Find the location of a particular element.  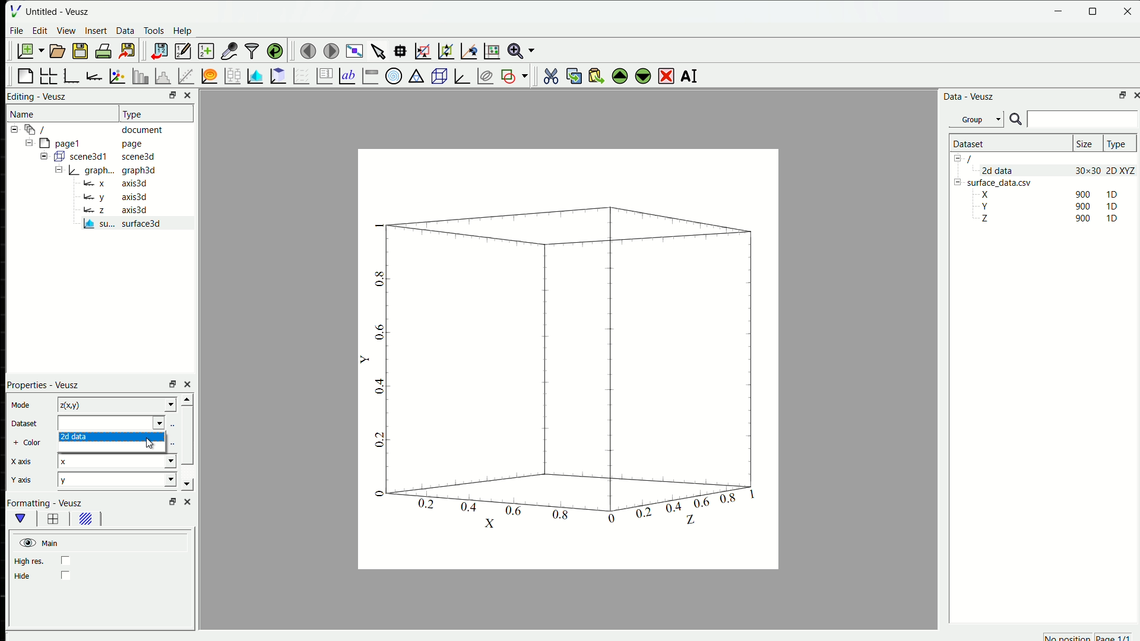

click to reset graph axis is located at coordinates (493, 51).